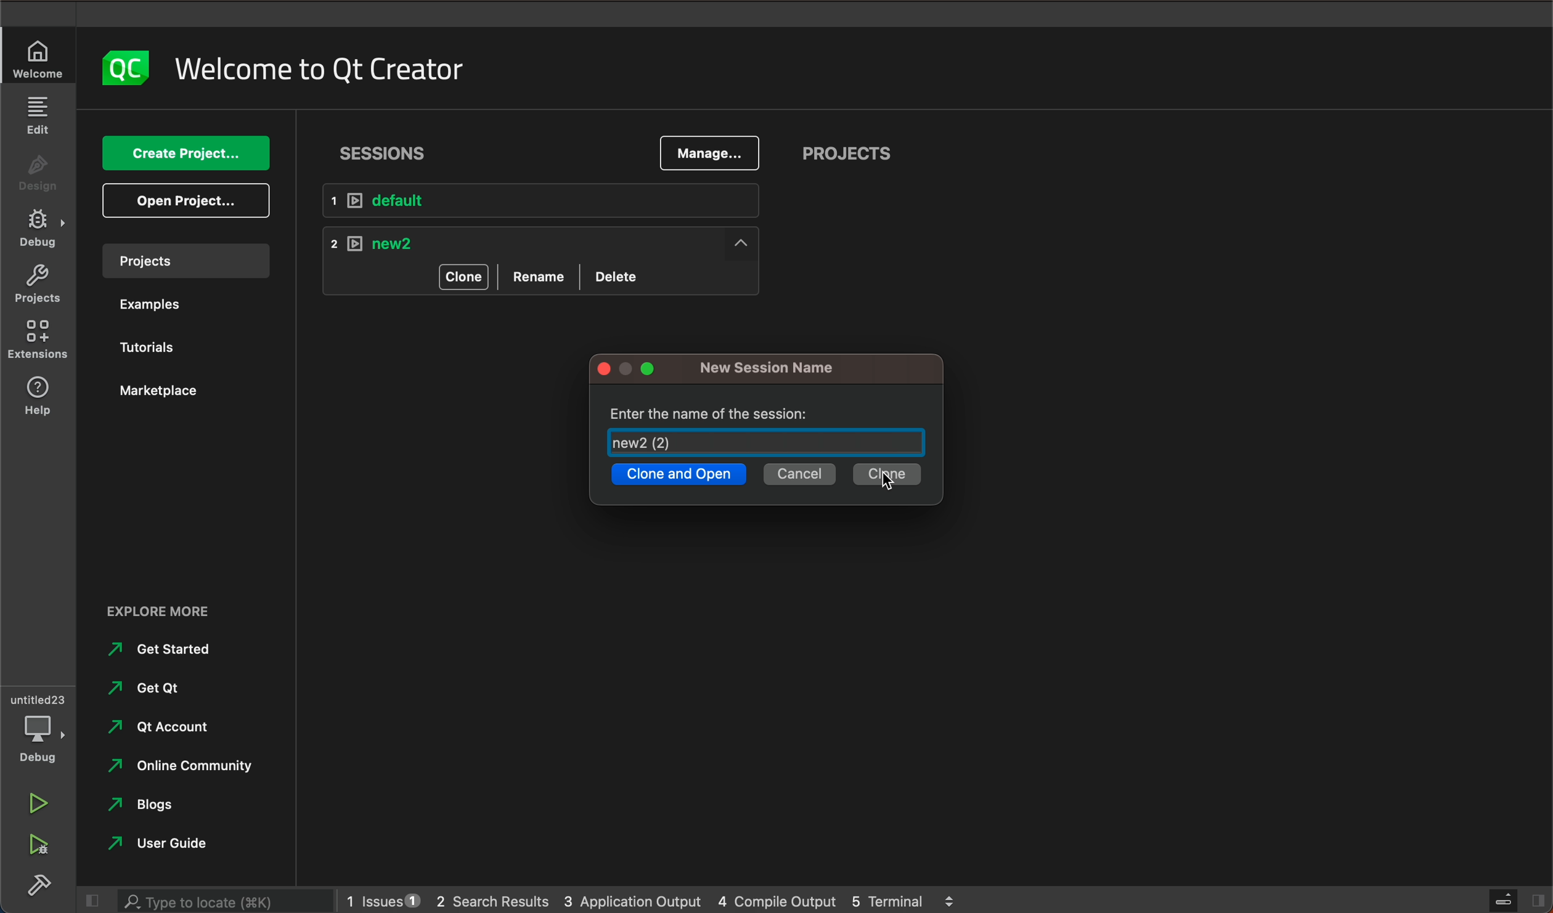 This screenshot has width=1553, height=913. I want to click on explore more, so click(180, 611).